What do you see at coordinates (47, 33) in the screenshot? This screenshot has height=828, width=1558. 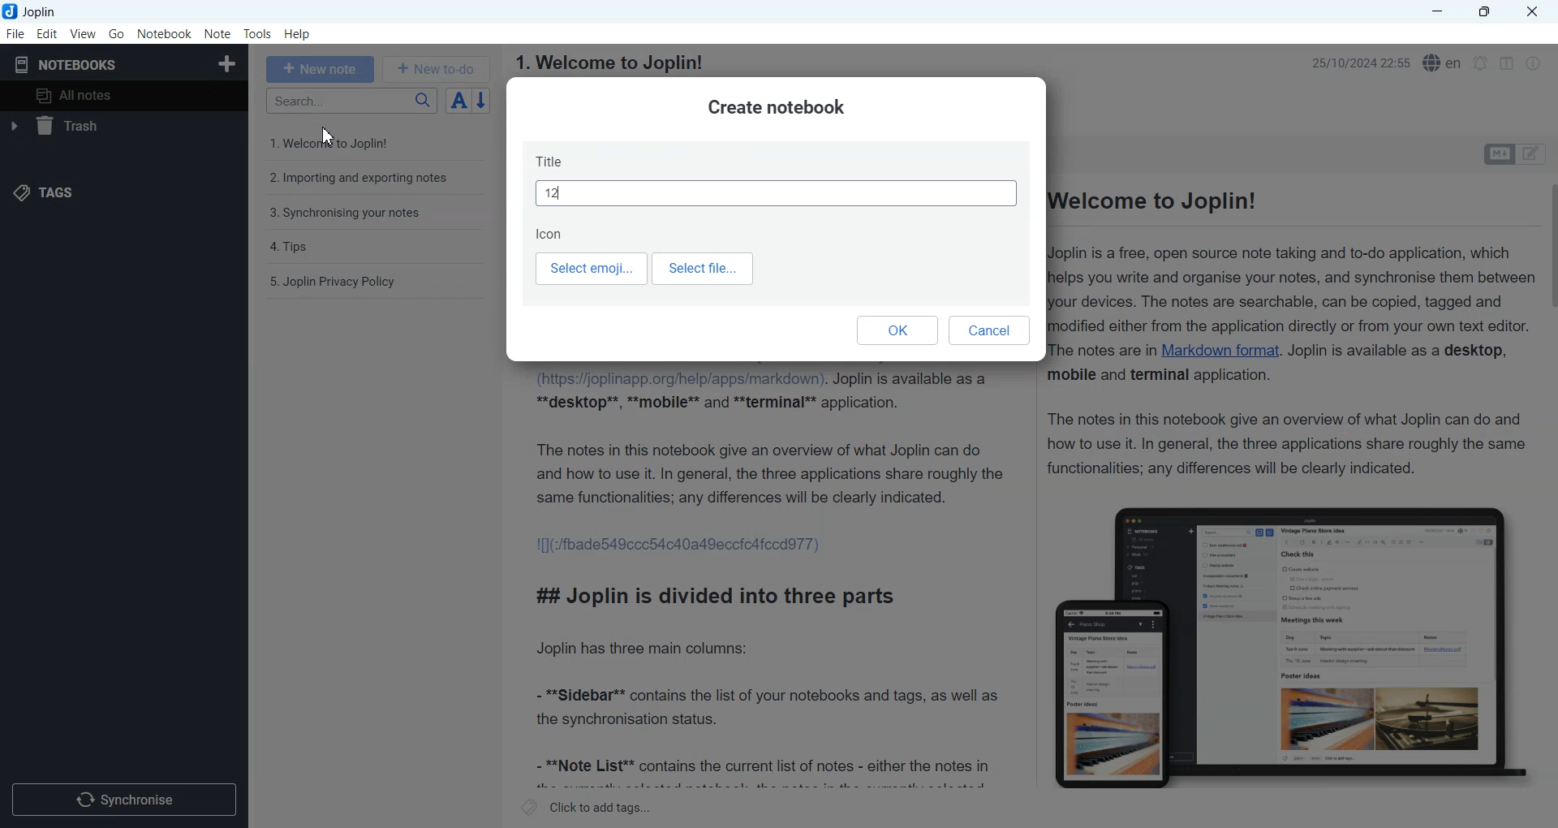 I see `Edit` at bounding box center [47, 33].